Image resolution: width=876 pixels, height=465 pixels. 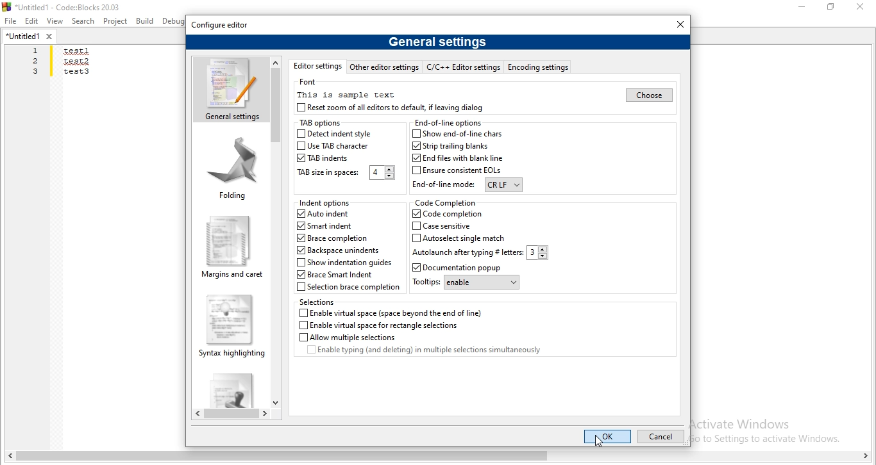 What do you see at coordinates (302, 213) in the screenshot?
I see `checked` at bounding box center [302, 213].